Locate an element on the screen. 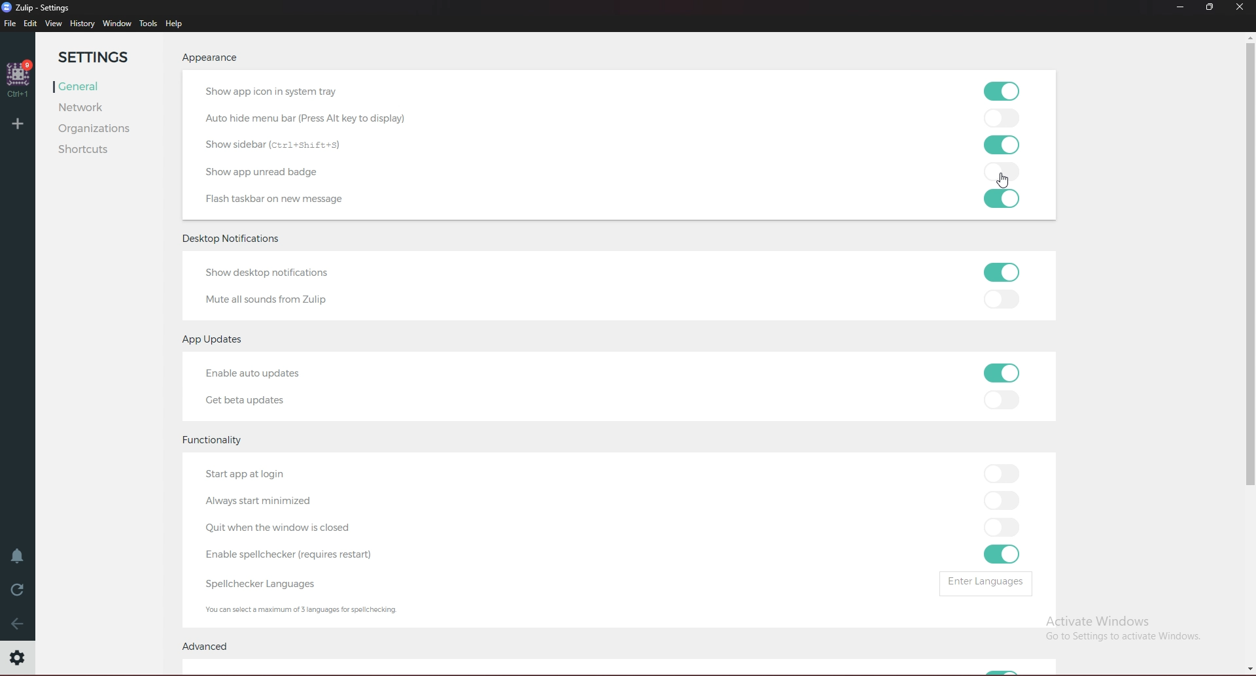  toggle is located at coordinates (1006, 199).